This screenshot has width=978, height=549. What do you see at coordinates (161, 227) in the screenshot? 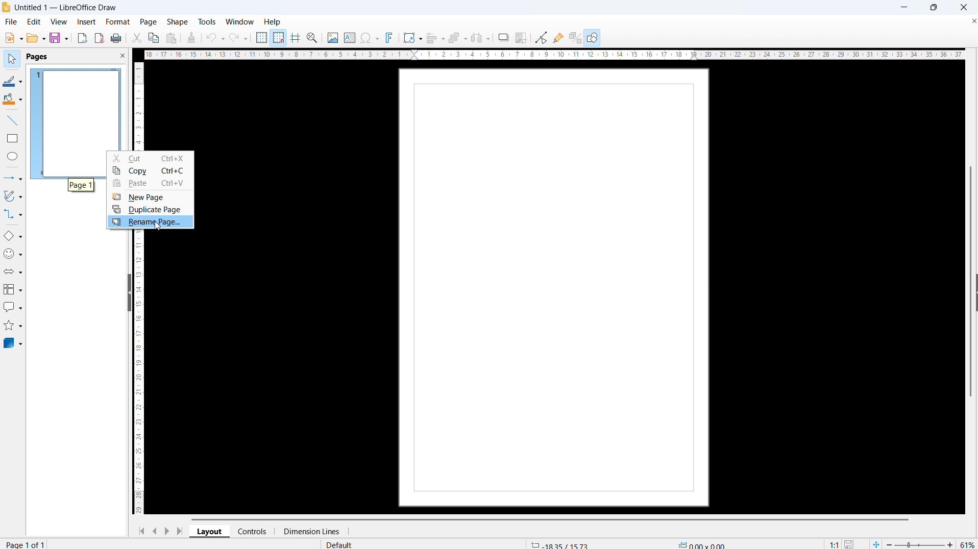
I see `cursor` at bounding box center [161, 227].